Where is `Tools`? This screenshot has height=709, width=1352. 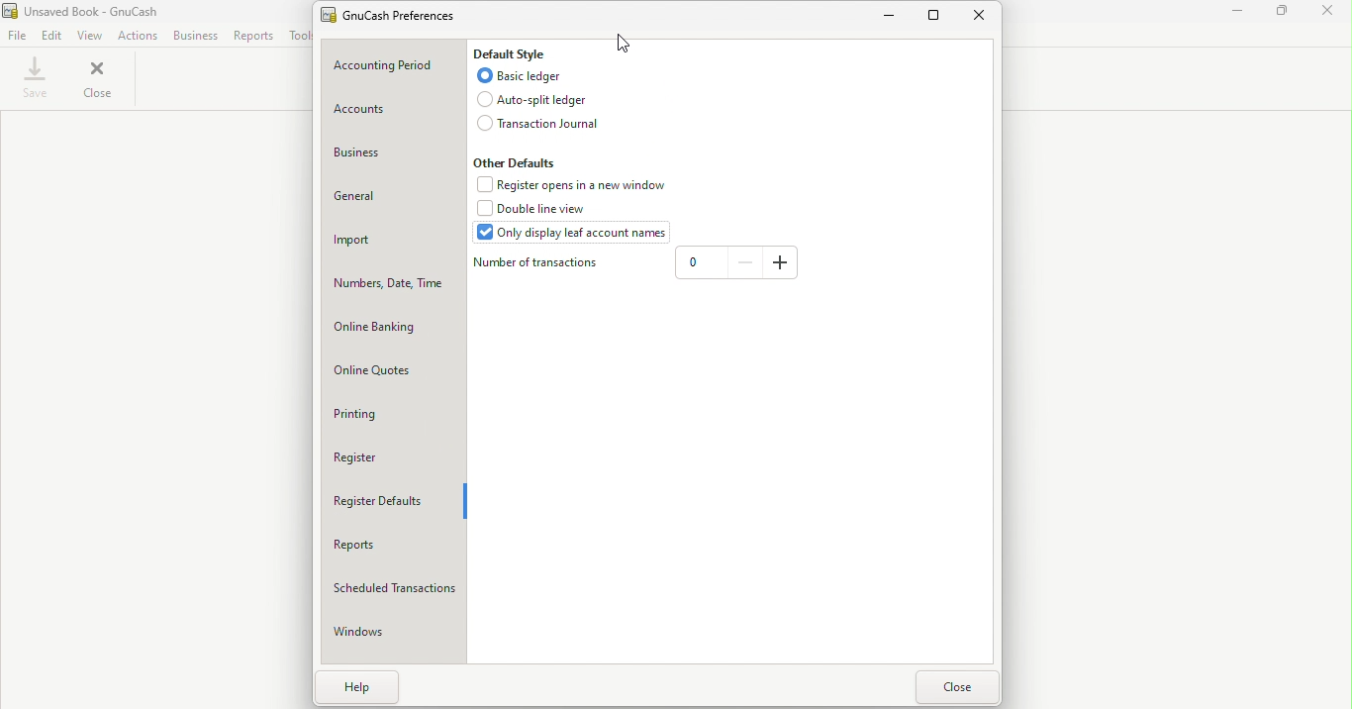 Tools is located at coordinates (297, 36).